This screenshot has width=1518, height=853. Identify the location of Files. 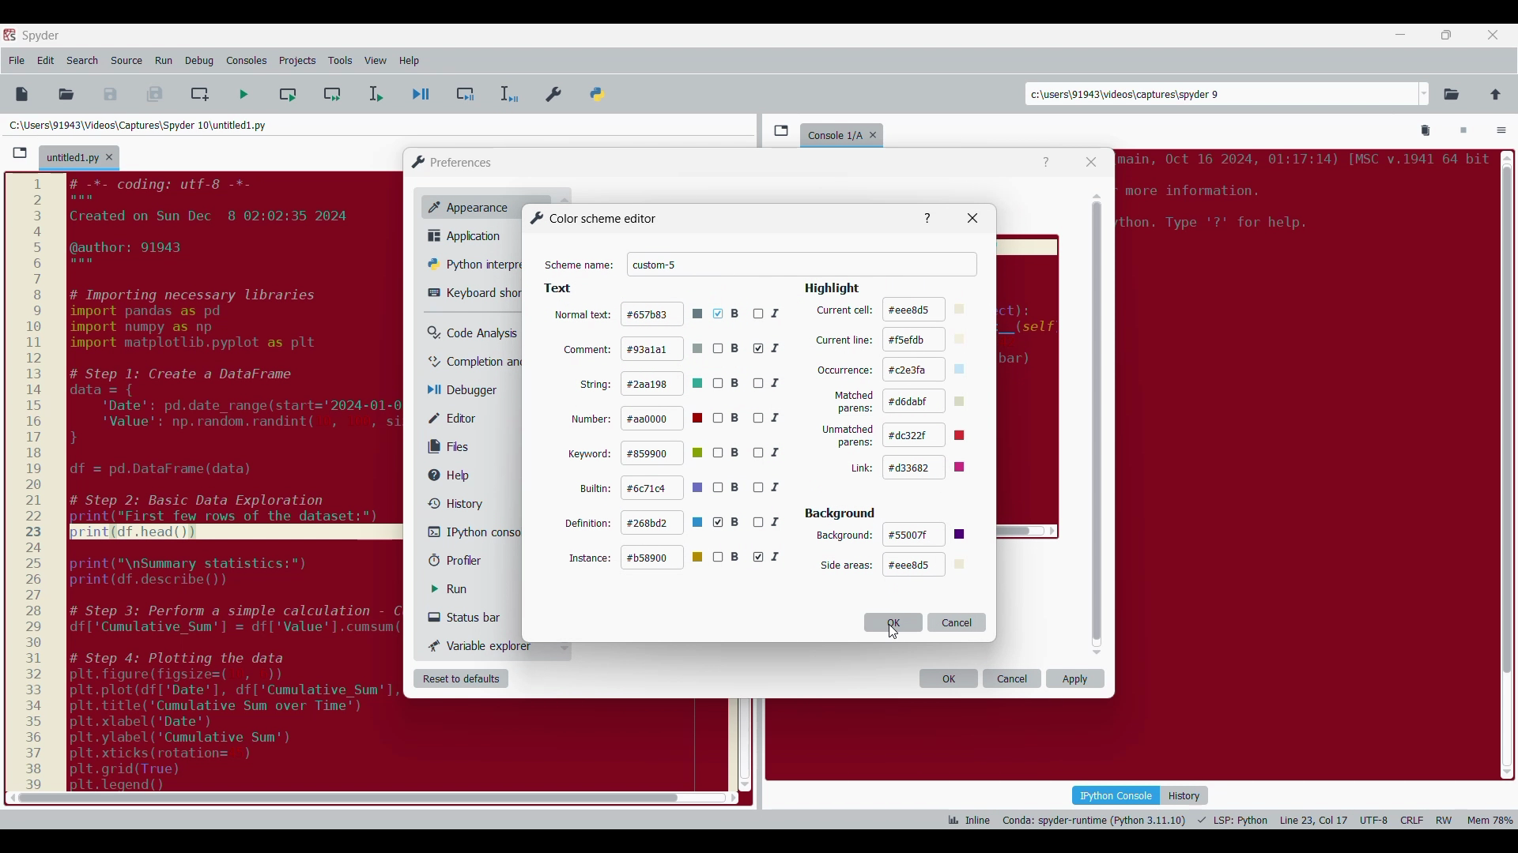
(452, 446).